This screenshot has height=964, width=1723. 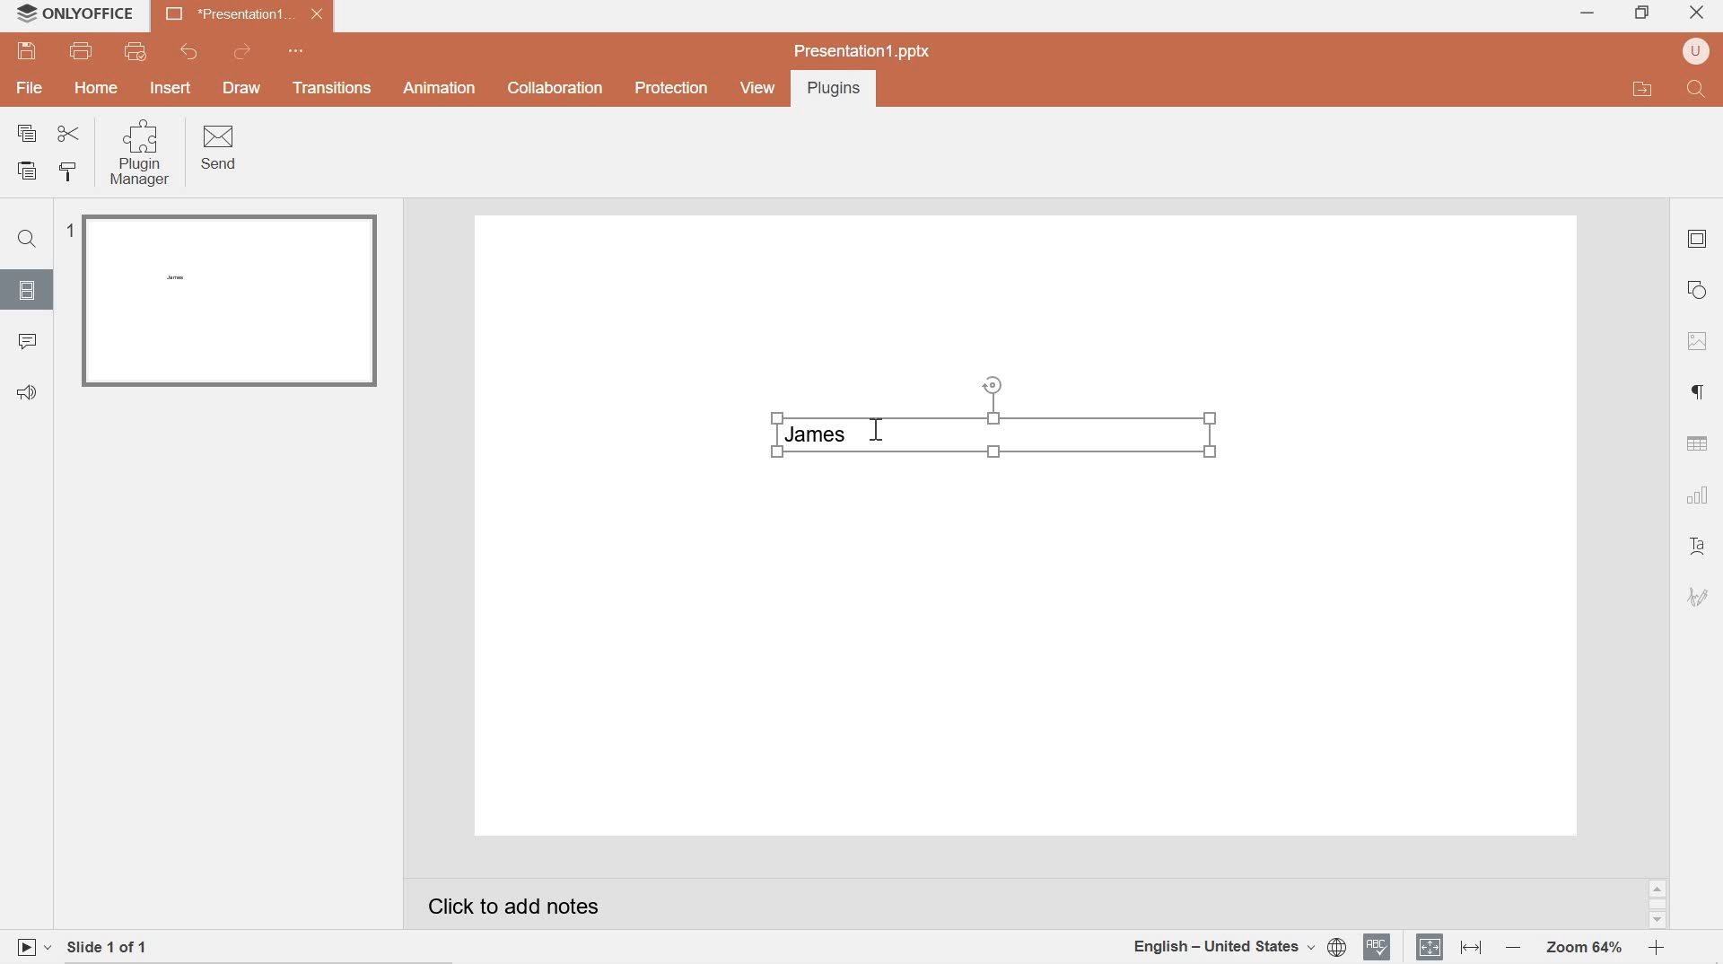 What do you see at coordinates (221, 149) in the screenshot?
I see `Send` at bounding box center [221, 149].